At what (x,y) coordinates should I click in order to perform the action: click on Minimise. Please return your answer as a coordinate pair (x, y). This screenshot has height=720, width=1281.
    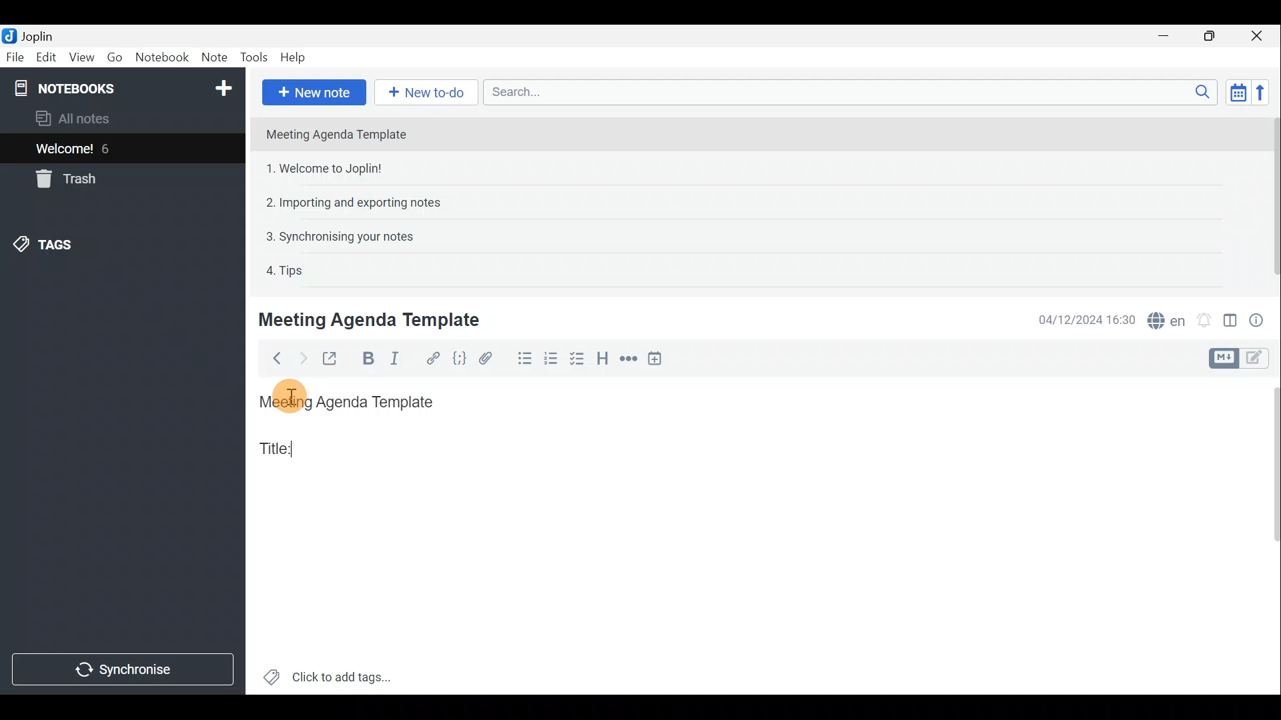
    Looking at the image, I should click on (1166, 35).